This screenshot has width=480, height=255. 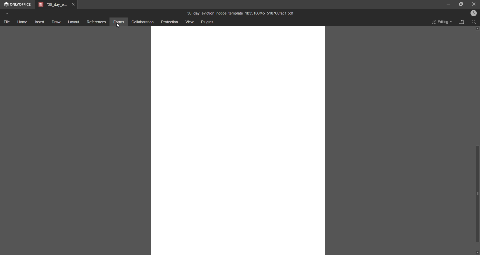 I want to click on 30_day_eviction_notice_template_1b35106f45_518768fac1.pdf, so click(x=242, y=13).